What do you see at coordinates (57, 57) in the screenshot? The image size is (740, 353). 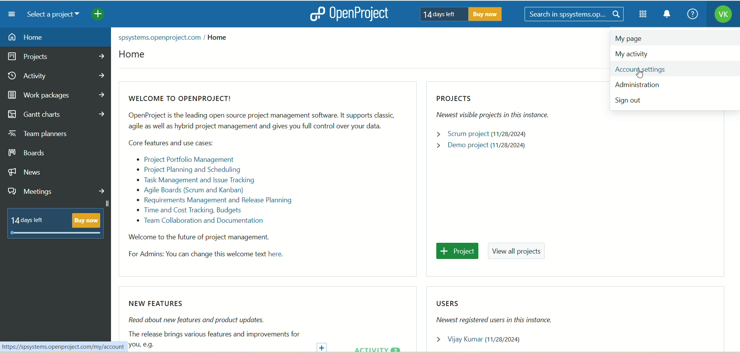 I see `projects` at bounding box center [57, 57].